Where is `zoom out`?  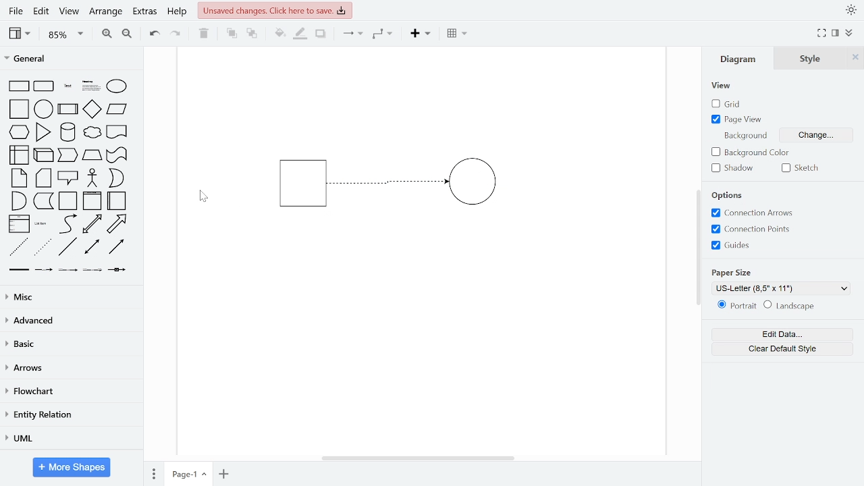
zoom out is located at coordinates (126, 33).